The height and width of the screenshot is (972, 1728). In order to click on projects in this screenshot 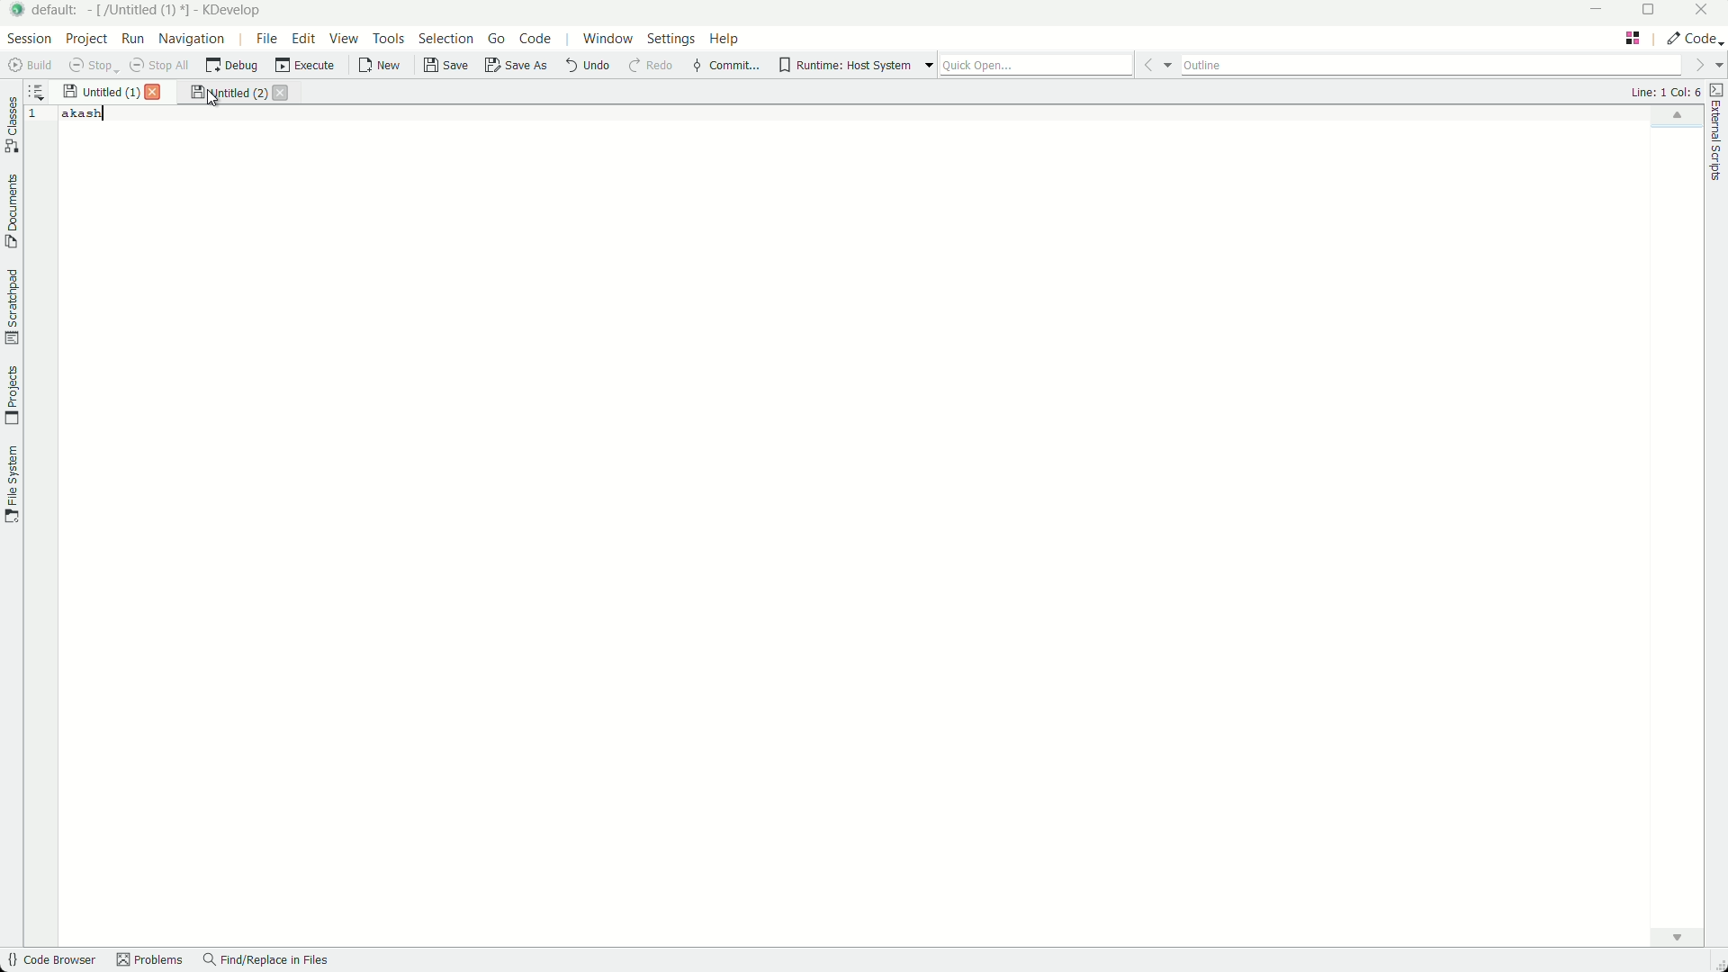, I will do `click(13, 395)`.